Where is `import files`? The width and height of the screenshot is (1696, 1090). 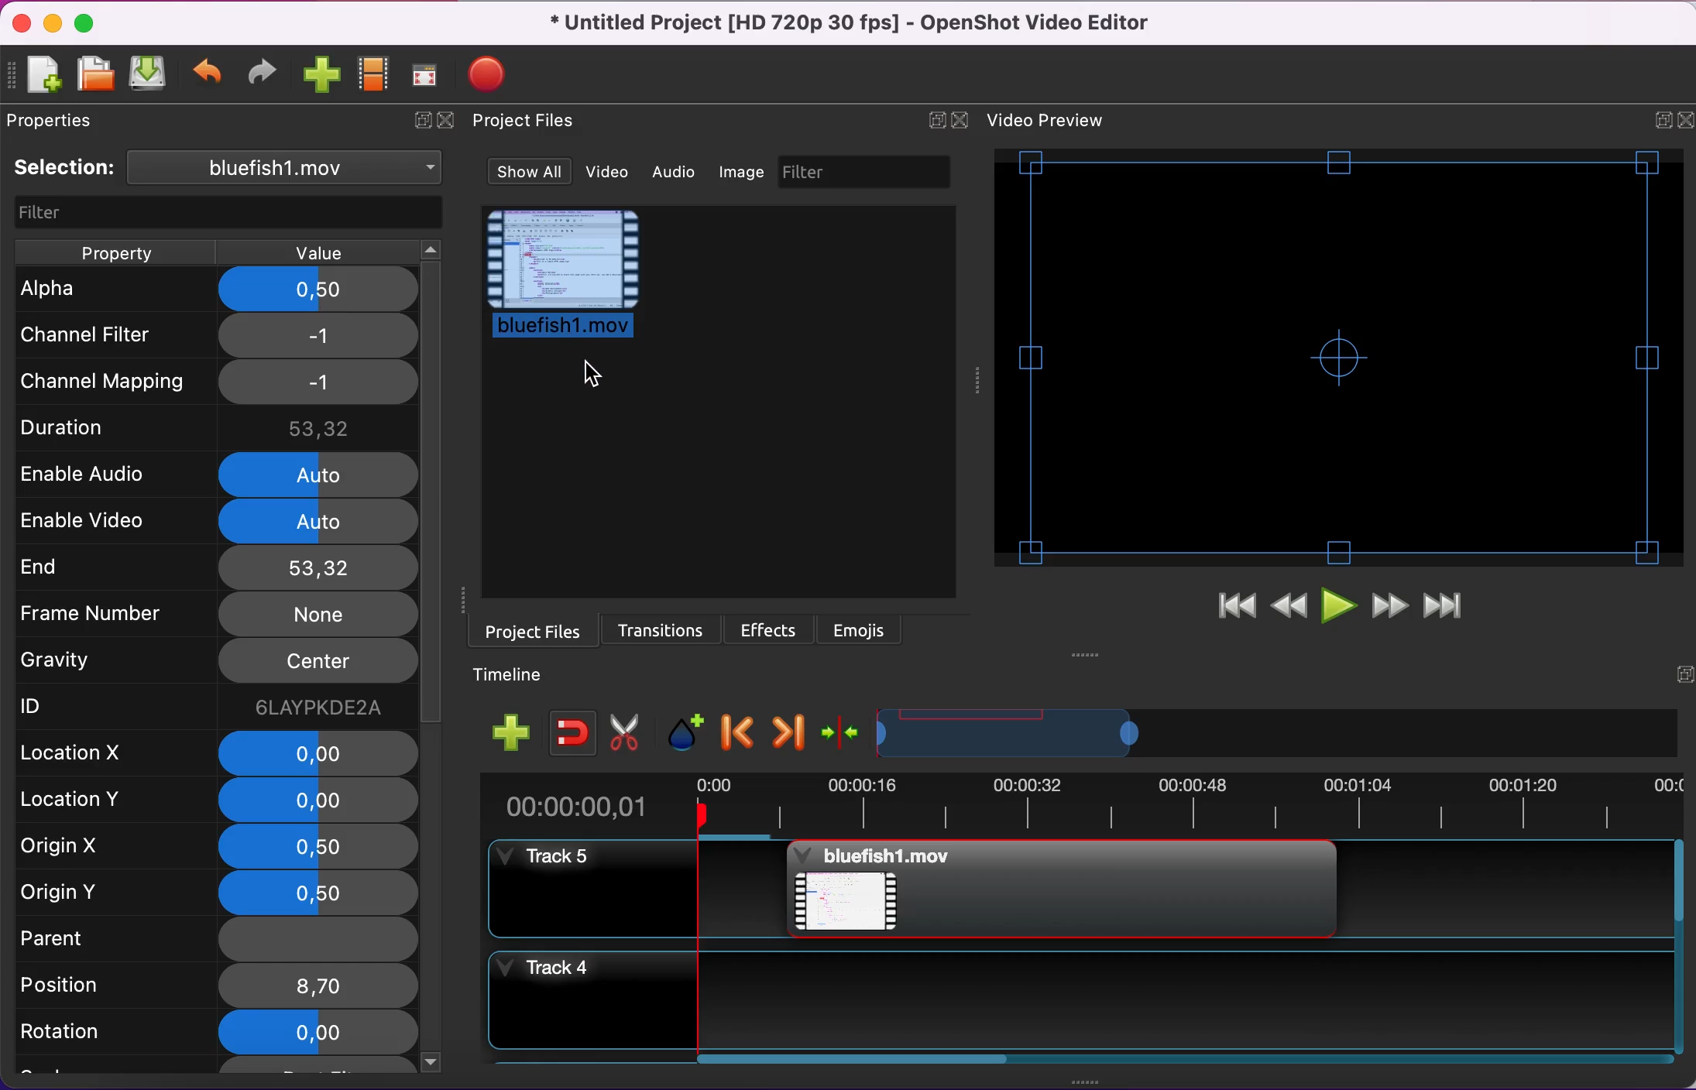
import files is located at coordinates (320, 74).